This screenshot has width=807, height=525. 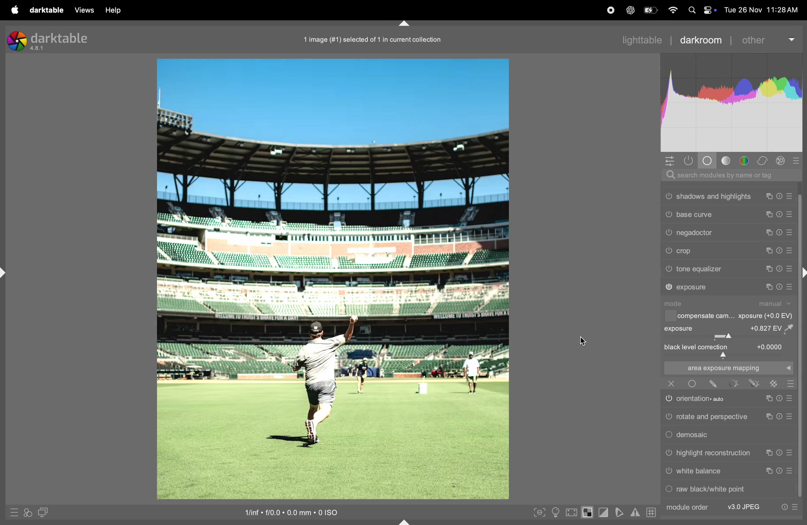 I want to click on base, so click(x=708, y=160).